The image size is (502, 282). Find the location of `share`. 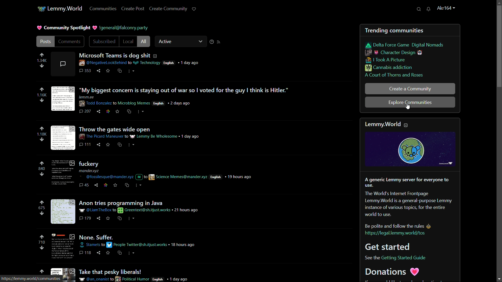

share is located at coordinates (99, 145).